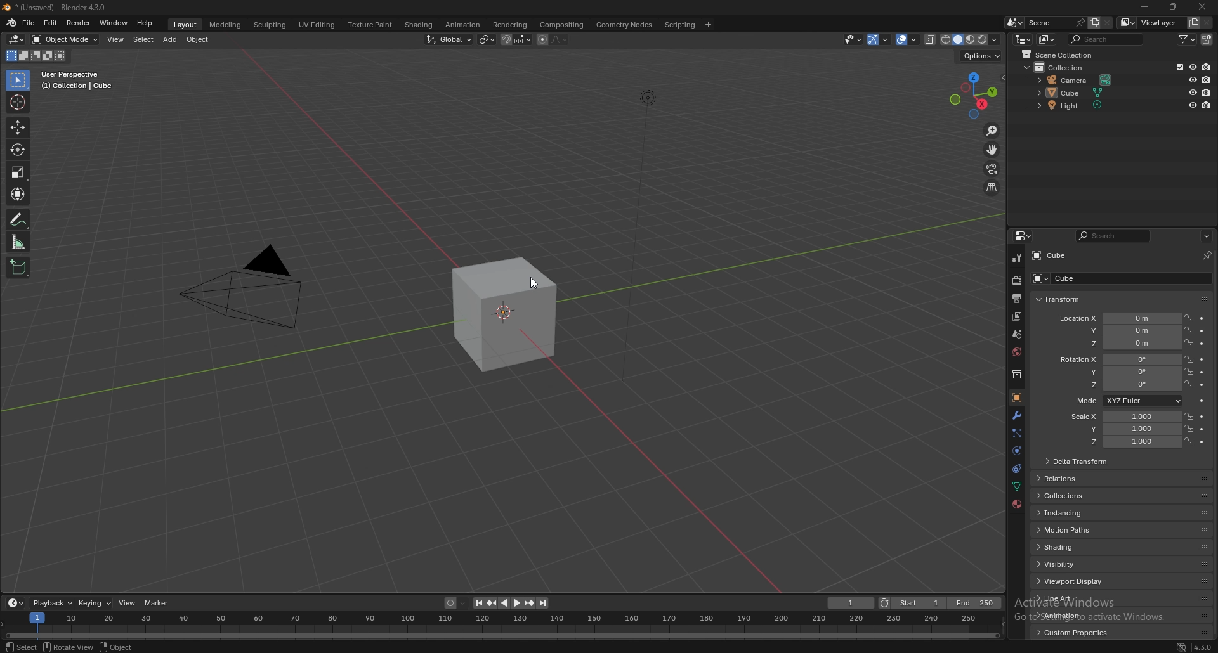 This screenshot has height=653, width=1218. Describe the element at coordinates (1201, 400) in the screenshot. I see `animate property` at that location.